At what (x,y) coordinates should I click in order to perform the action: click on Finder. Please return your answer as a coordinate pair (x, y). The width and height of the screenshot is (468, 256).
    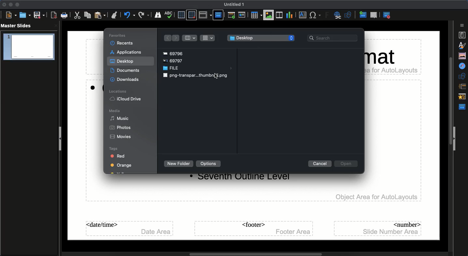
    Looking at the image, I should click on (158, 15).